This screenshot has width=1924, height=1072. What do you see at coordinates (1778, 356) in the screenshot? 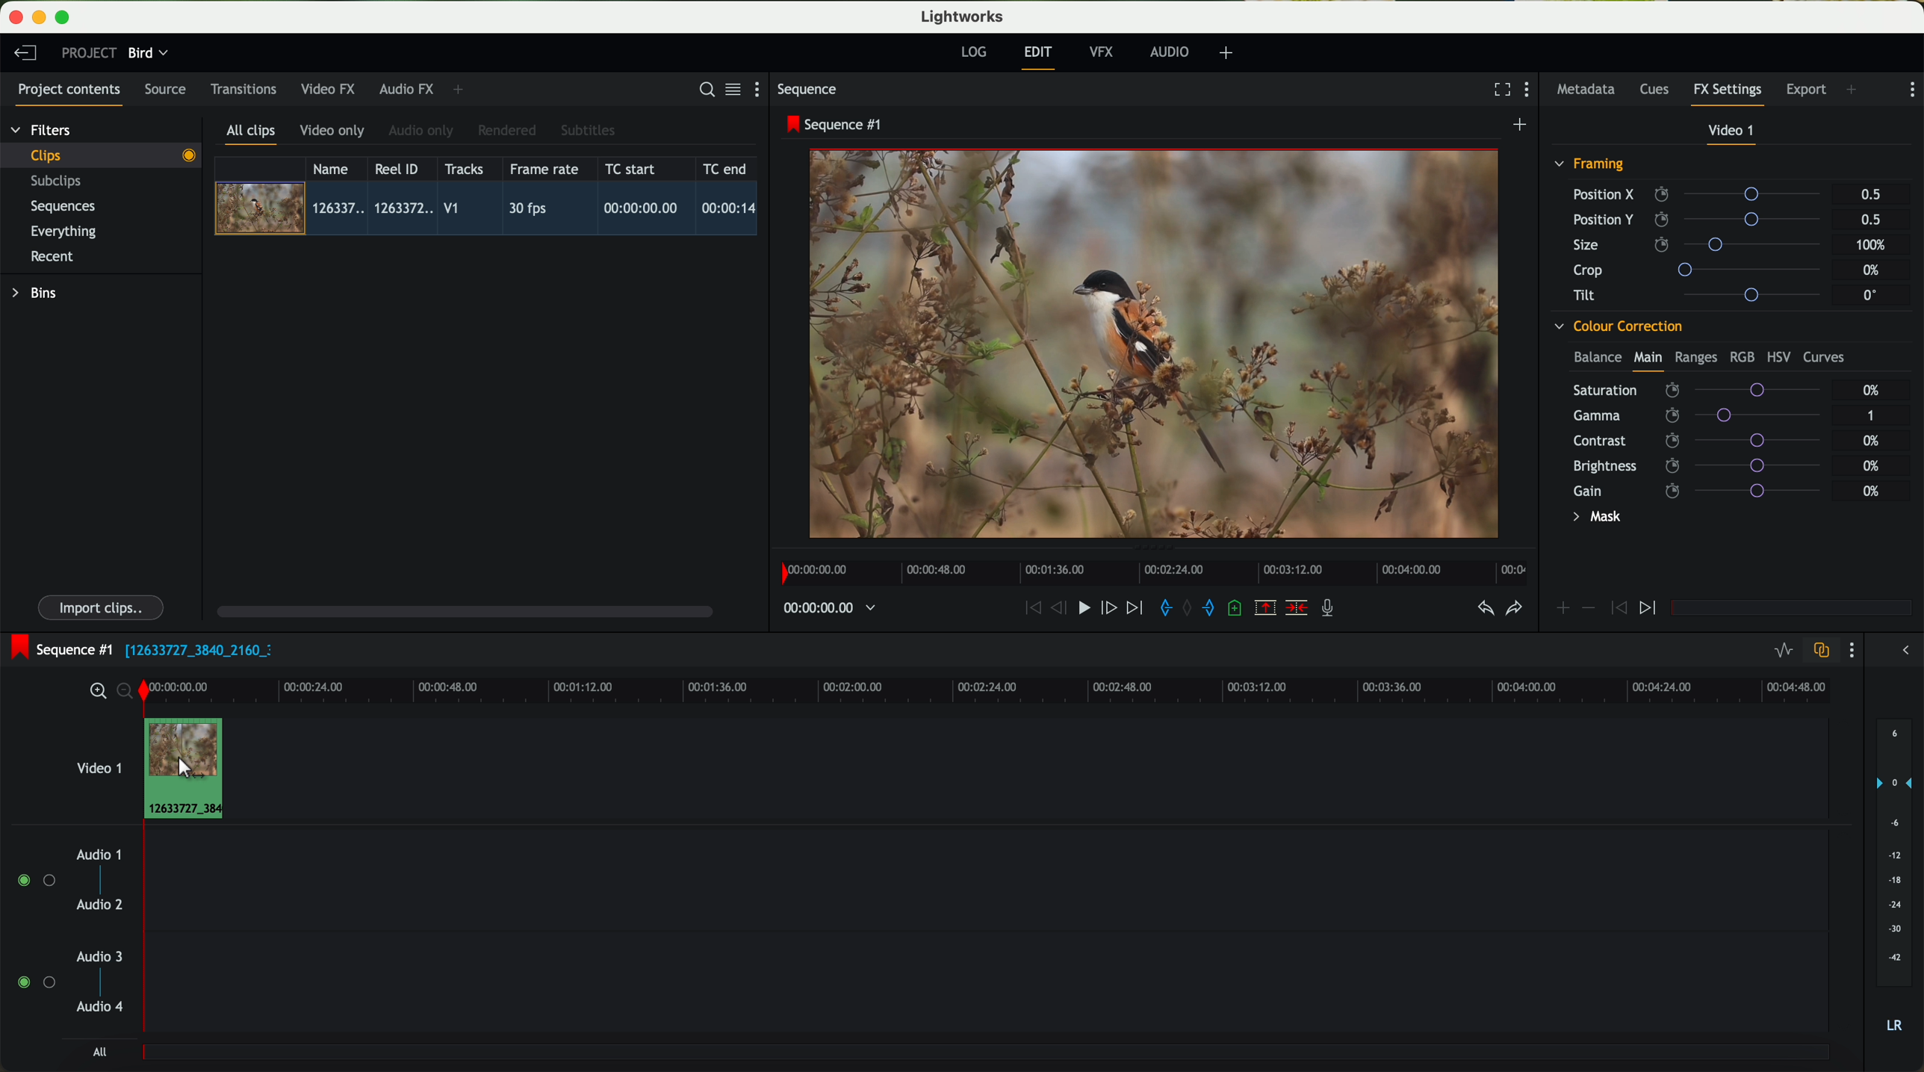
I see `HSV` at bounding box center [1778, 356].